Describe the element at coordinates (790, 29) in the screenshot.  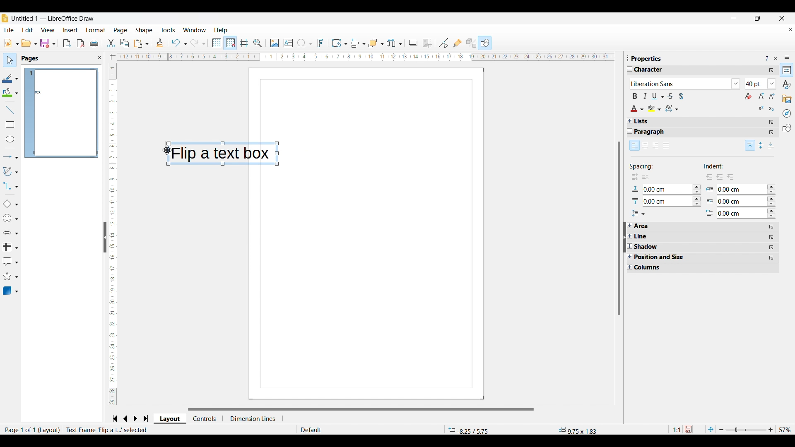
I see `Close current document` at that location.